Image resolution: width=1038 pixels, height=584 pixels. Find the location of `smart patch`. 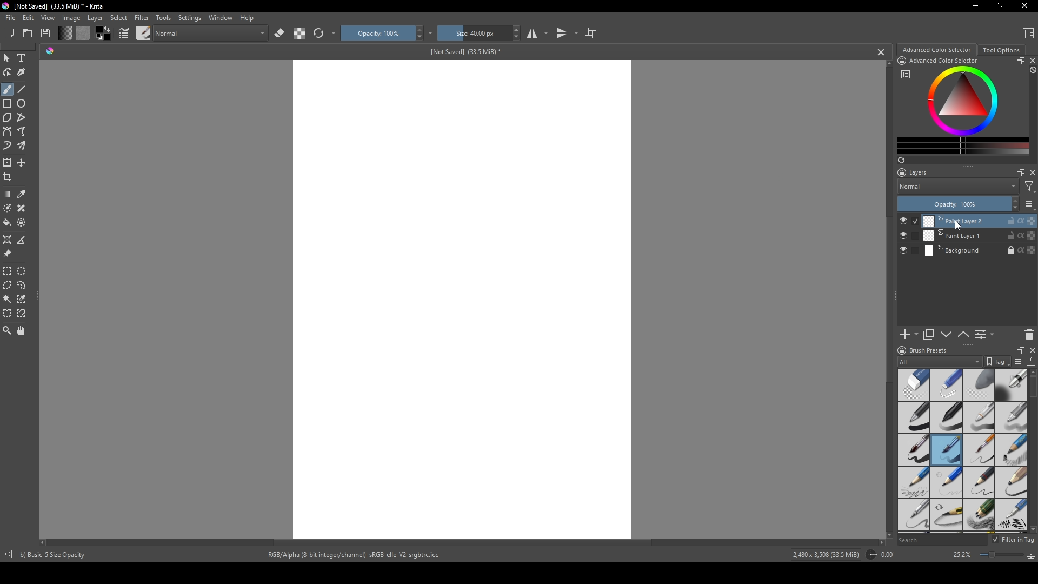

smart patch is located at coordinates (23, 208).